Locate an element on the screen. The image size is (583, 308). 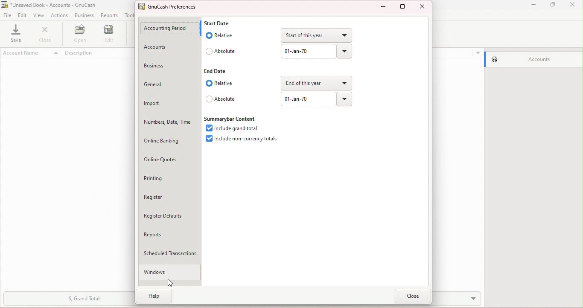
Accounts is located at coordinates (165, 47).